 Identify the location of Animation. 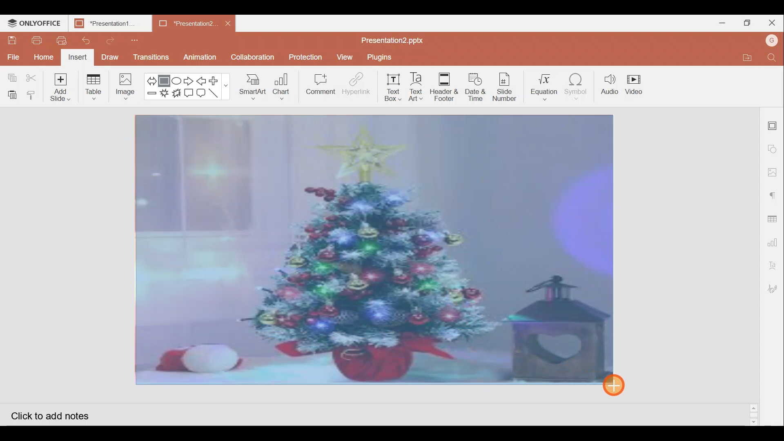
(203, 56).